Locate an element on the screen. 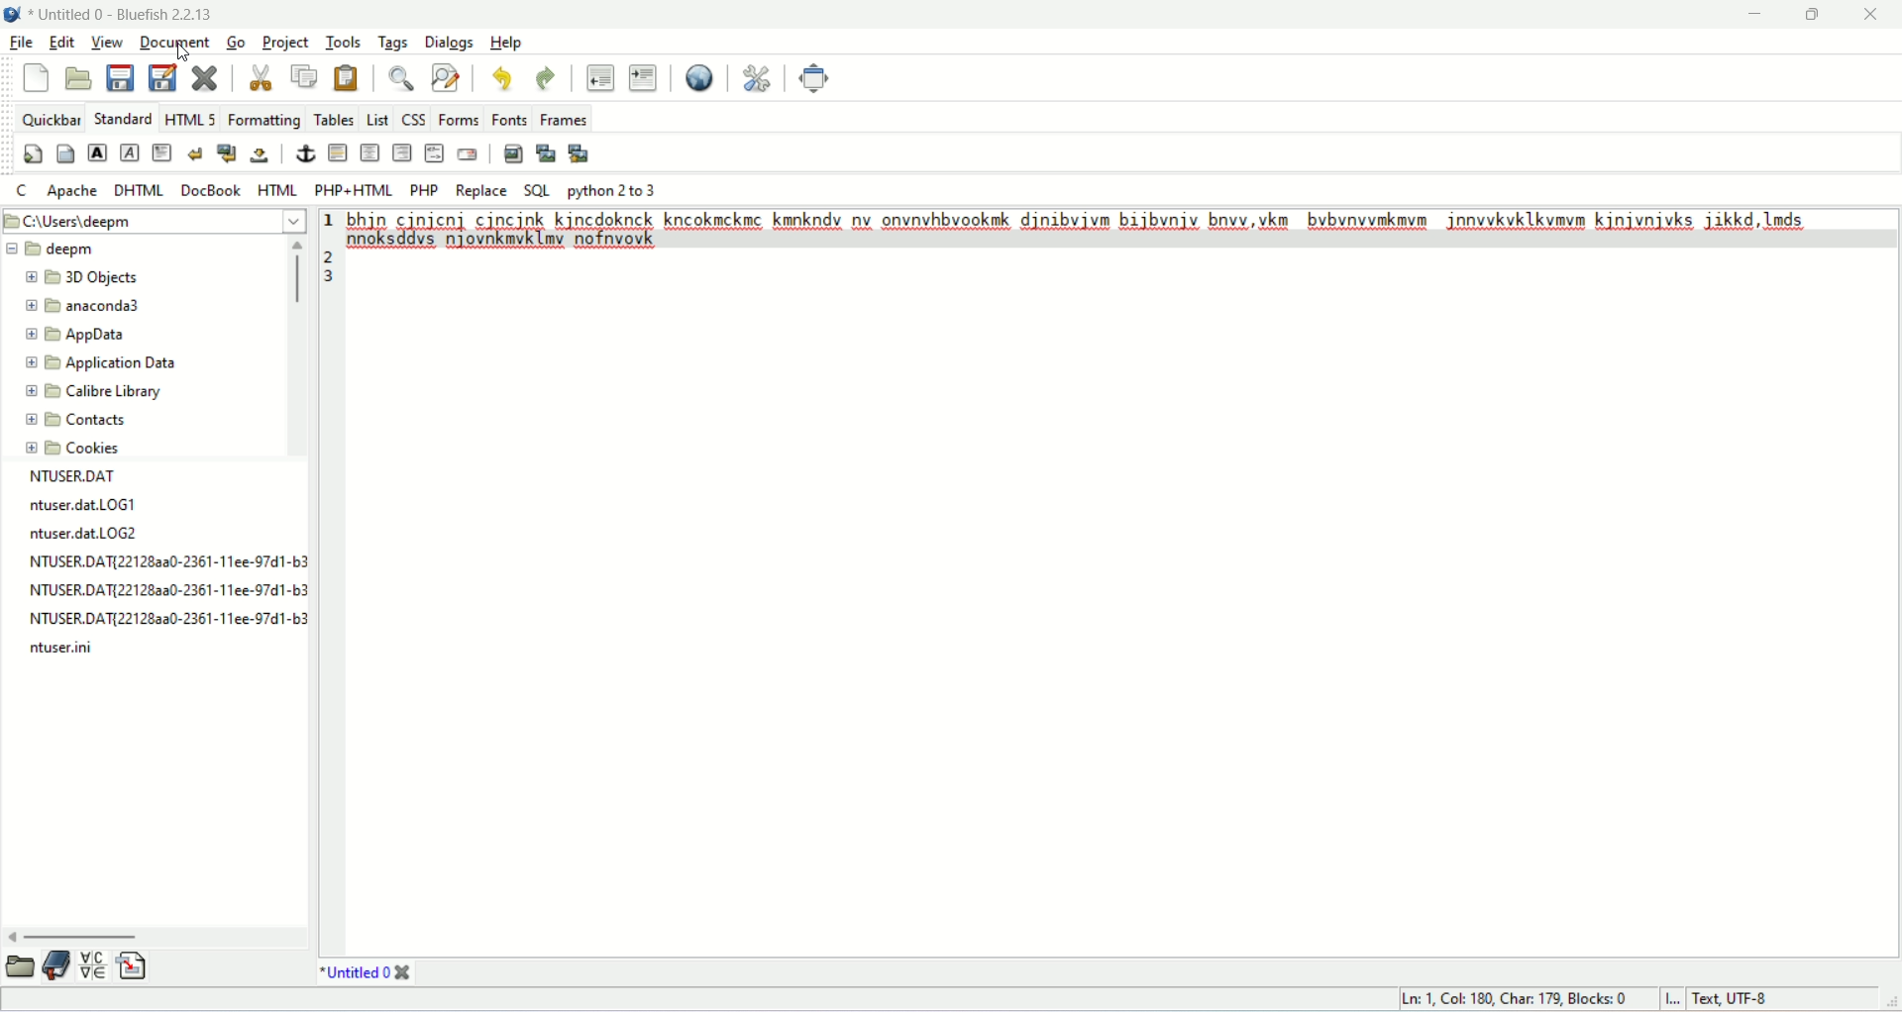  open file is located at coordinates (77, 77).